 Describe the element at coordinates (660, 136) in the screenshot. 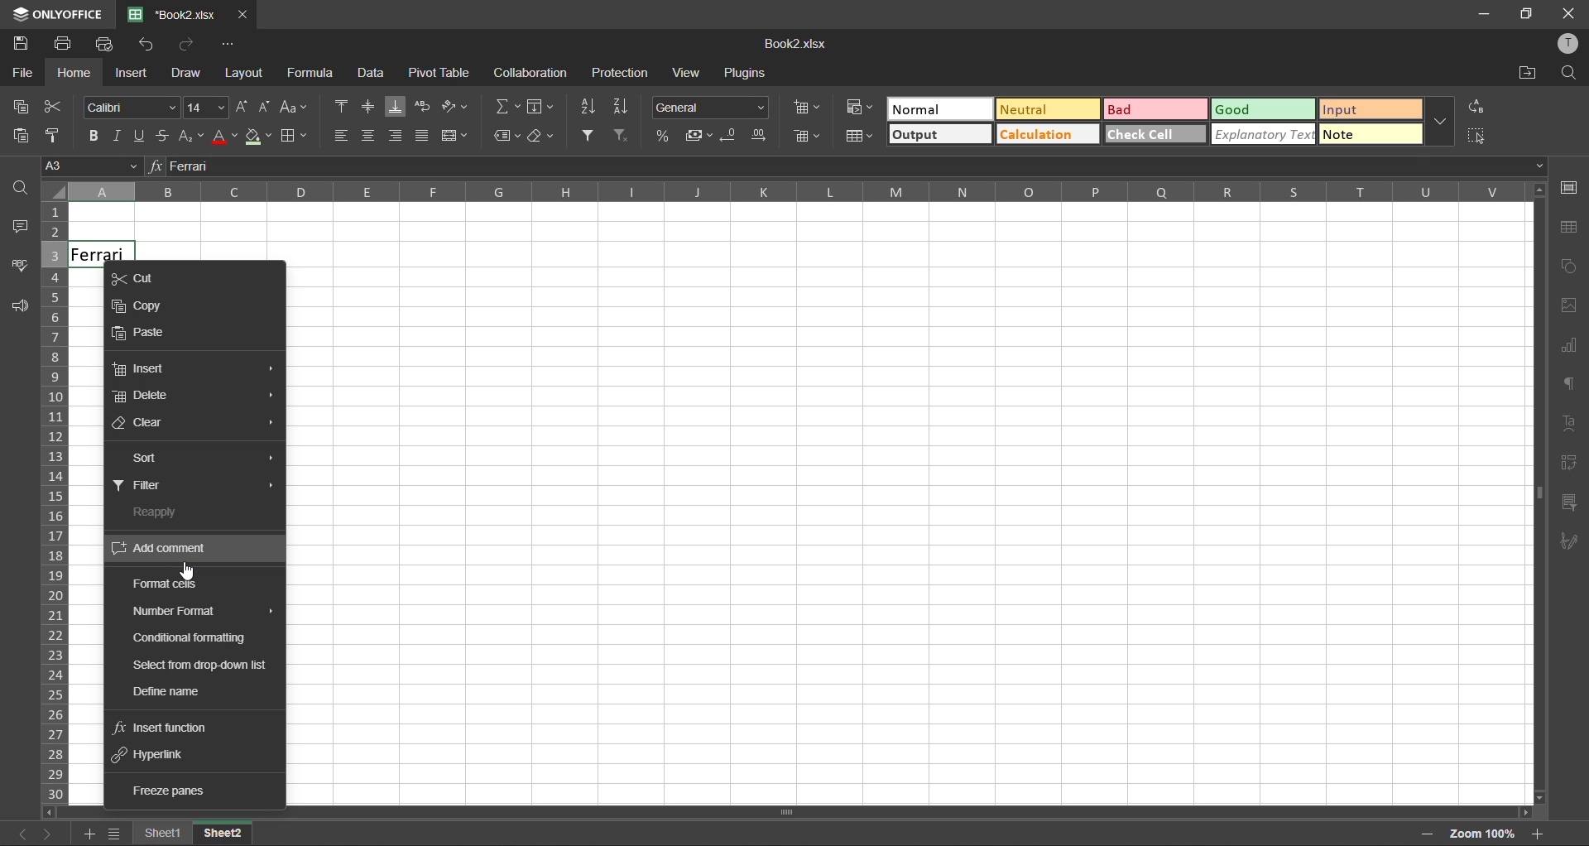

I see `percent` at that location.